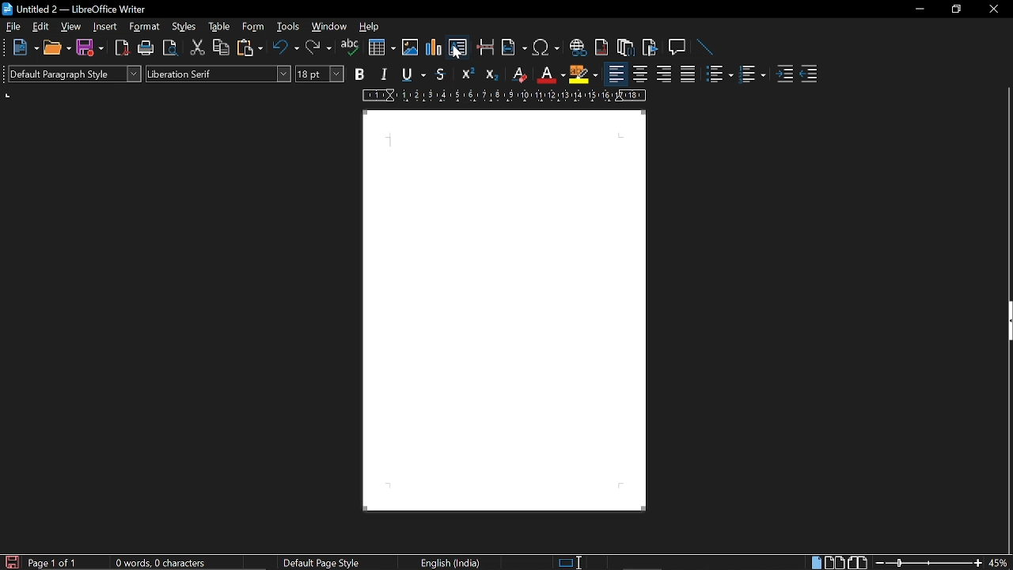  Describe the element at coordinates (321, 564) in the screenshot. I see `Default: page style` at that location.